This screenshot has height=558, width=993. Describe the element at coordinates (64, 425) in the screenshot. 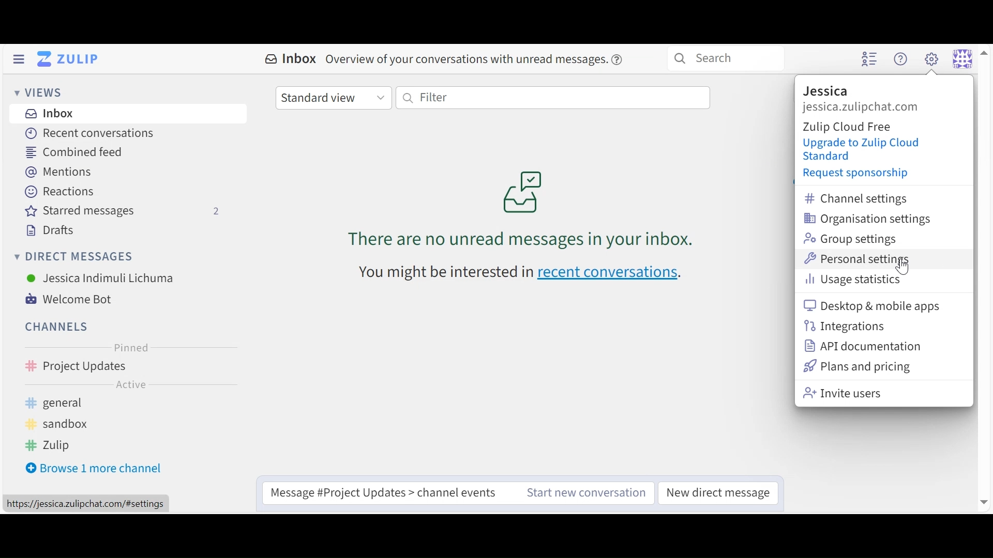

I see `sandbox` at that location.